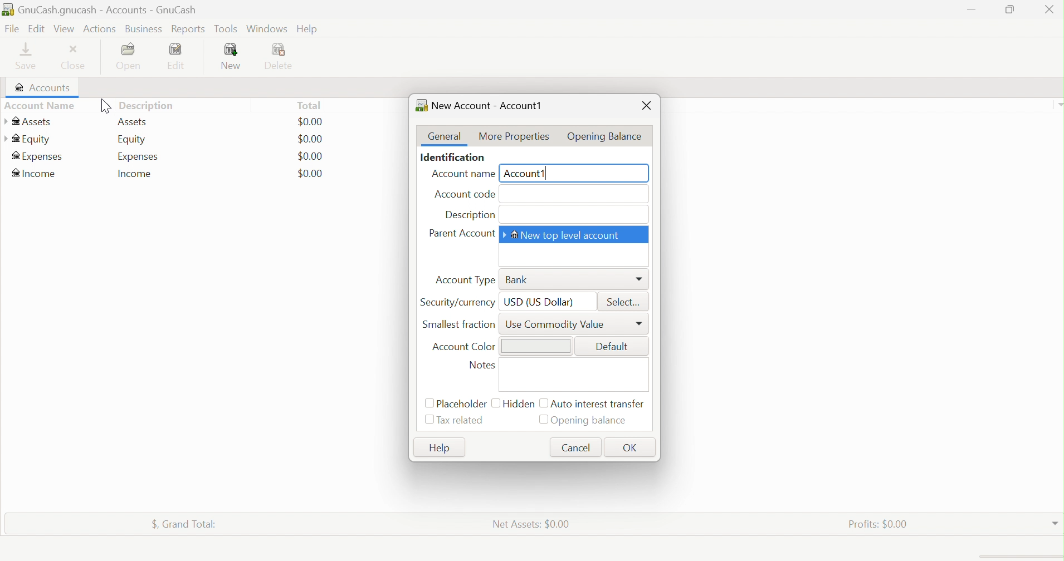  I want to click on General, so click(445, 136).